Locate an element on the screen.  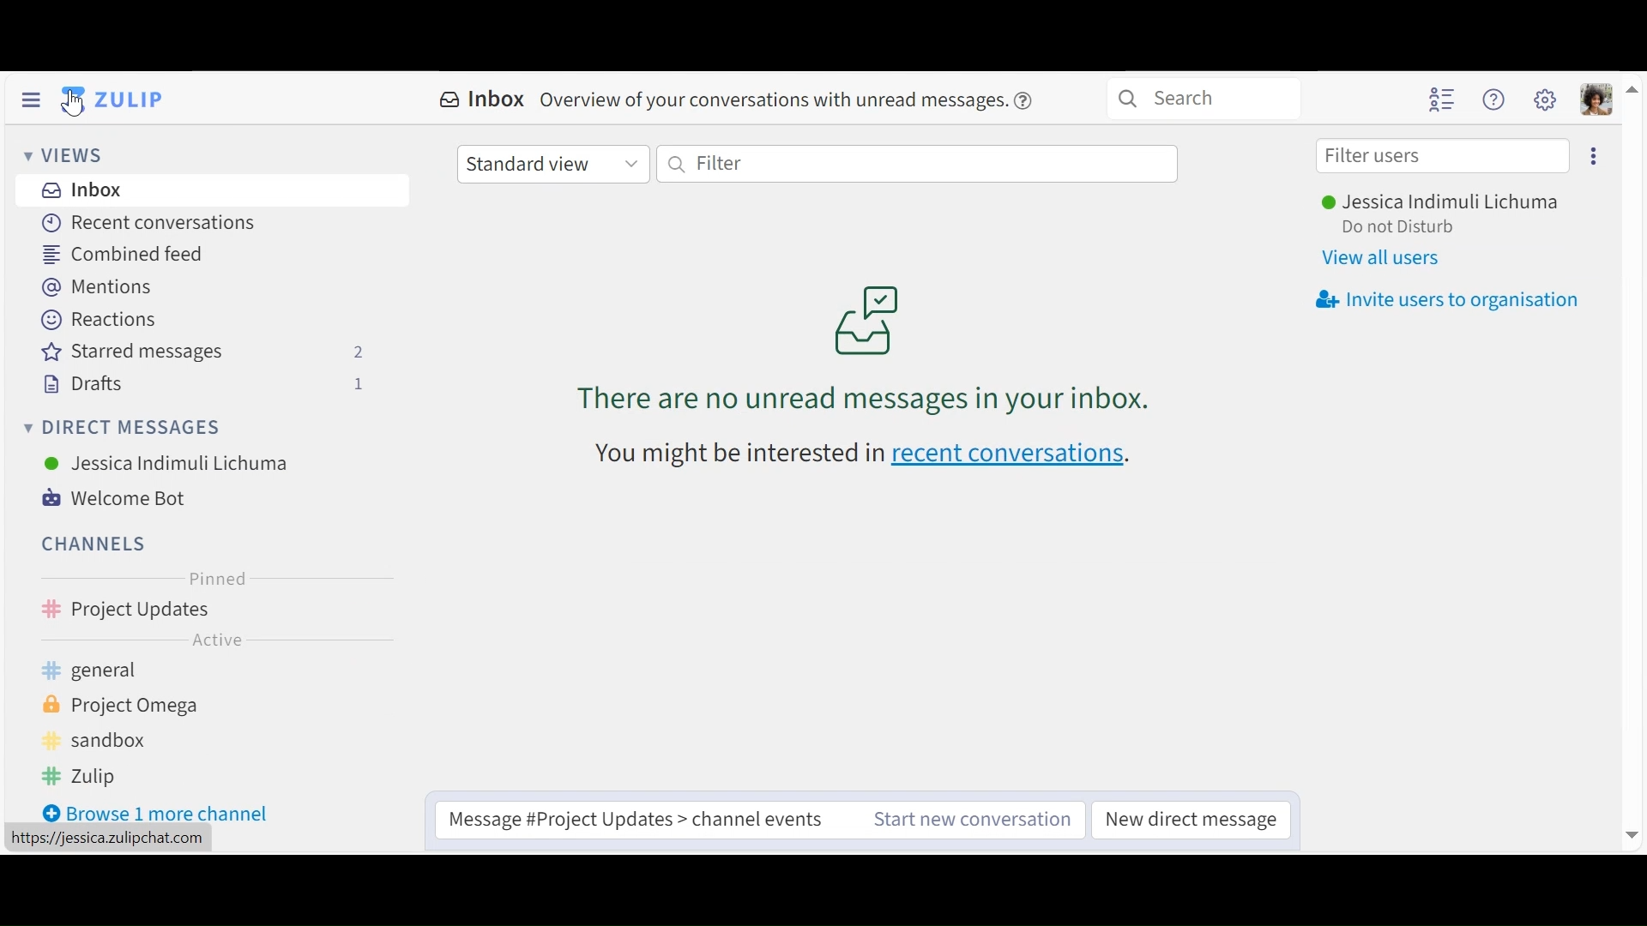
ellipsis is located at coordinates (1595, 156).